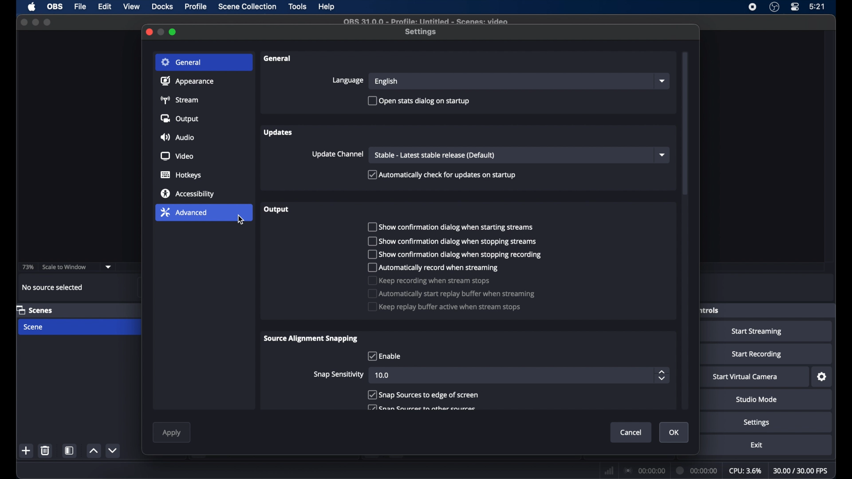  I want to click on accessibility, so click(187, 194).